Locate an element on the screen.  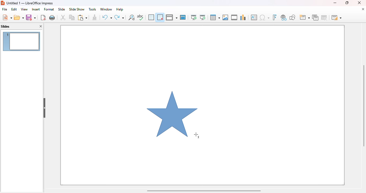
horizontal scroll bar is located at coordinates (203, 190).